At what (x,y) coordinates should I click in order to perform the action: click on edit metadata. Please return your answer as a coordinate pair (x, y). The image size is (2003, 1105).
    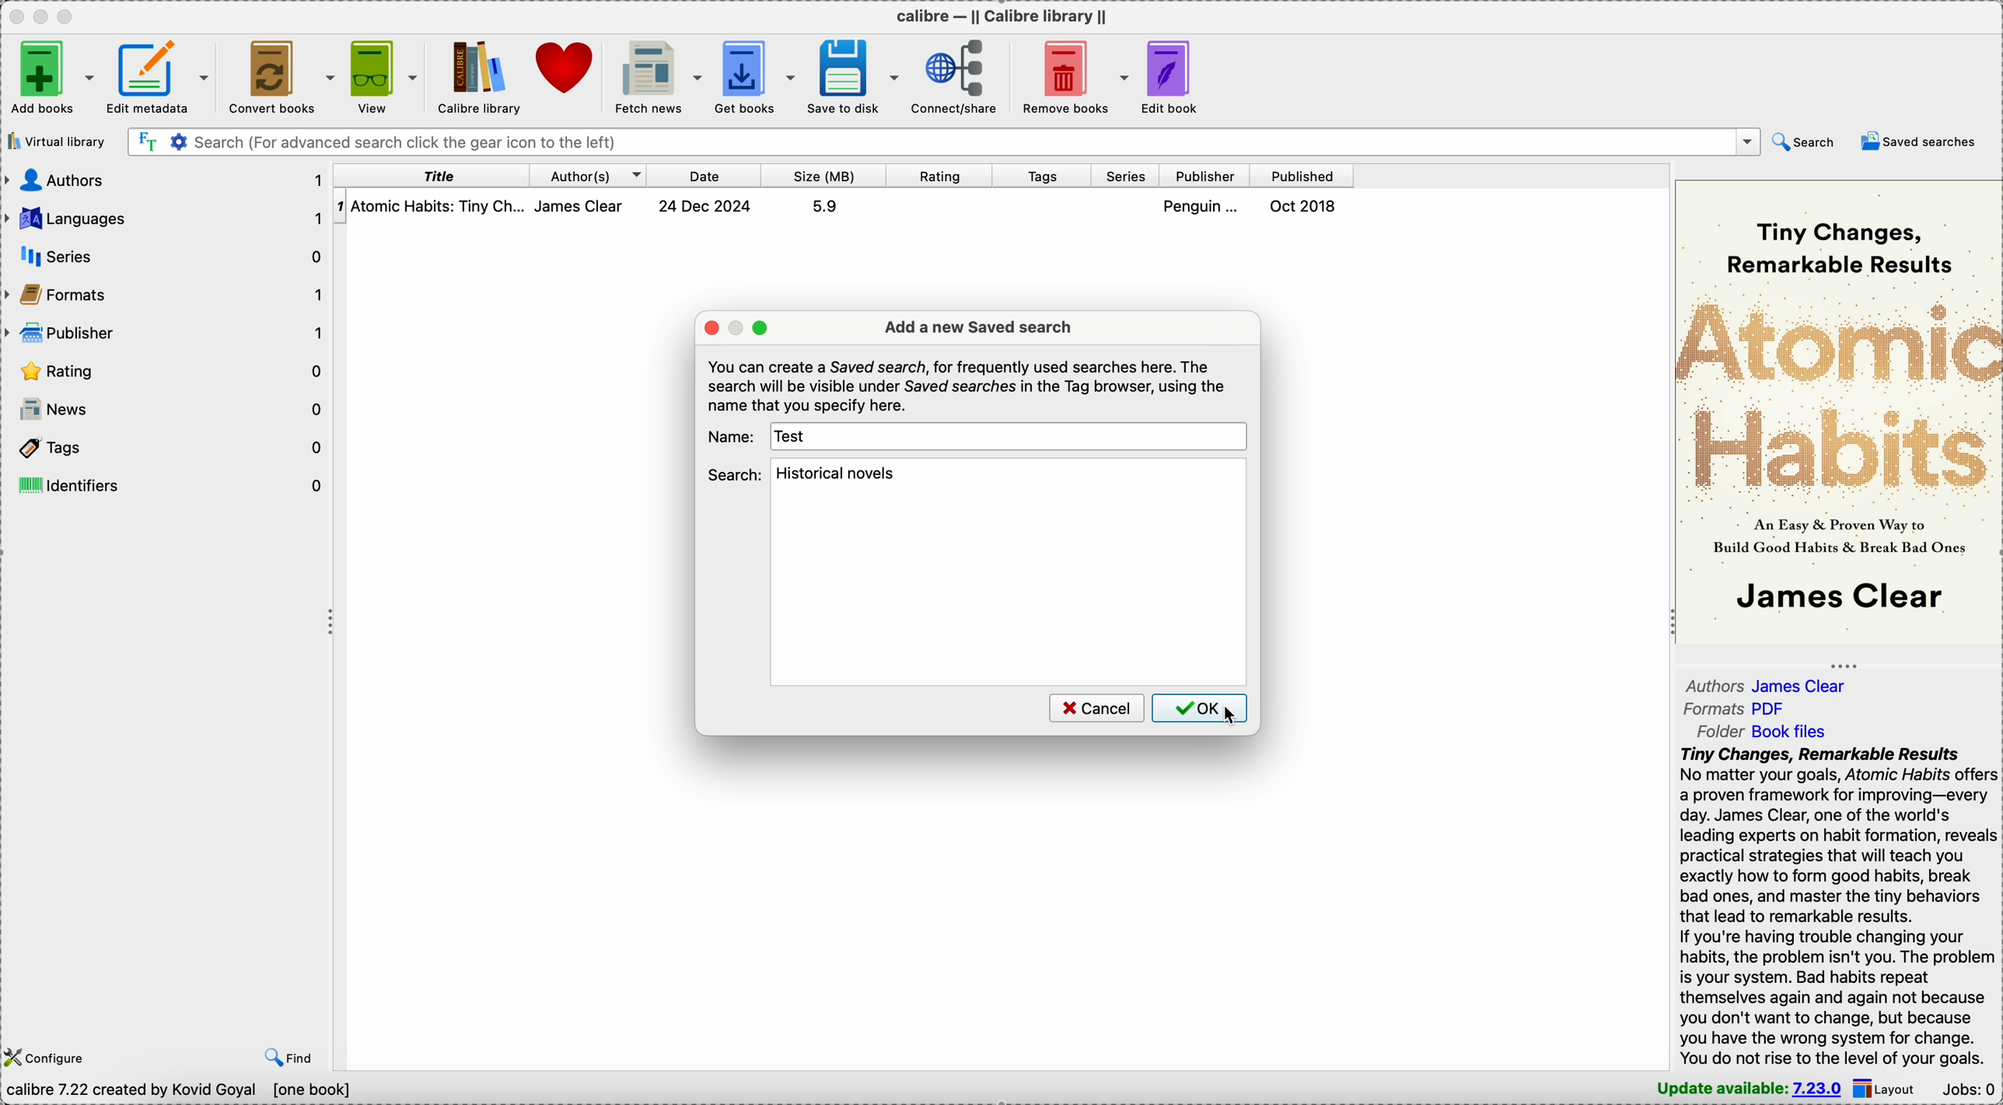
    Looking at the image, I should click on (160, 74).